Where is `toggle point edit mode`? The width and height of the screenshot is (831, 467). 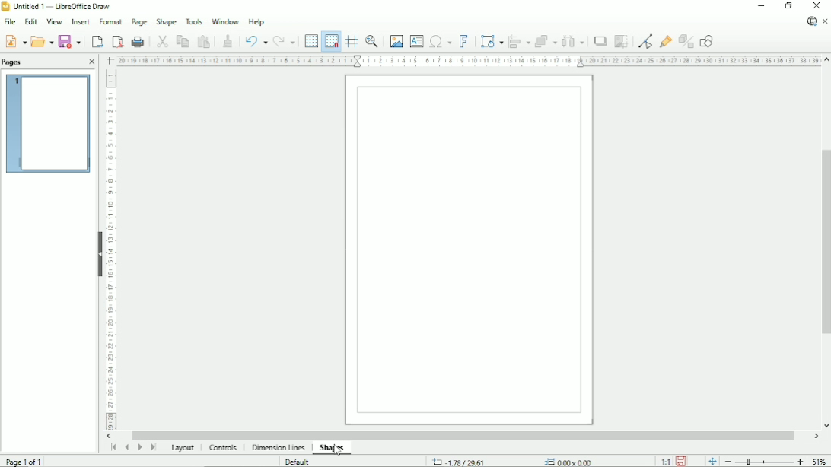 toggle point edit mode is located at coordinates (645, 41).